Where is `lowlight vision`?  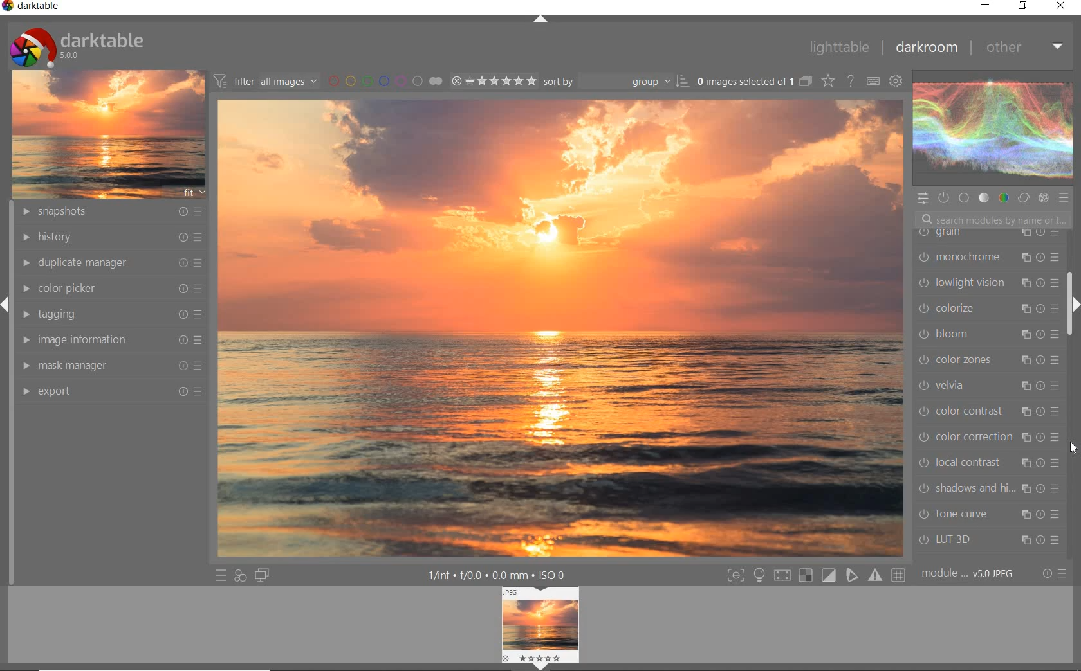 lowlight vision is located at coordinates (987, 282).